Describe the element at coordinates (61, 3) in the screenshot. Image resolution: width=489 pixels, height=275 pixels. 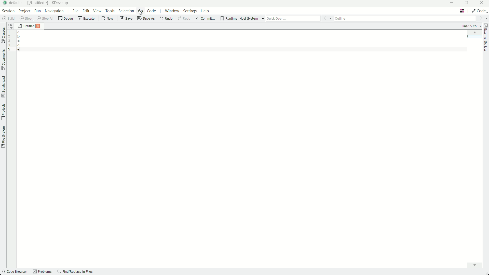
I see `kdevelop` at that location.